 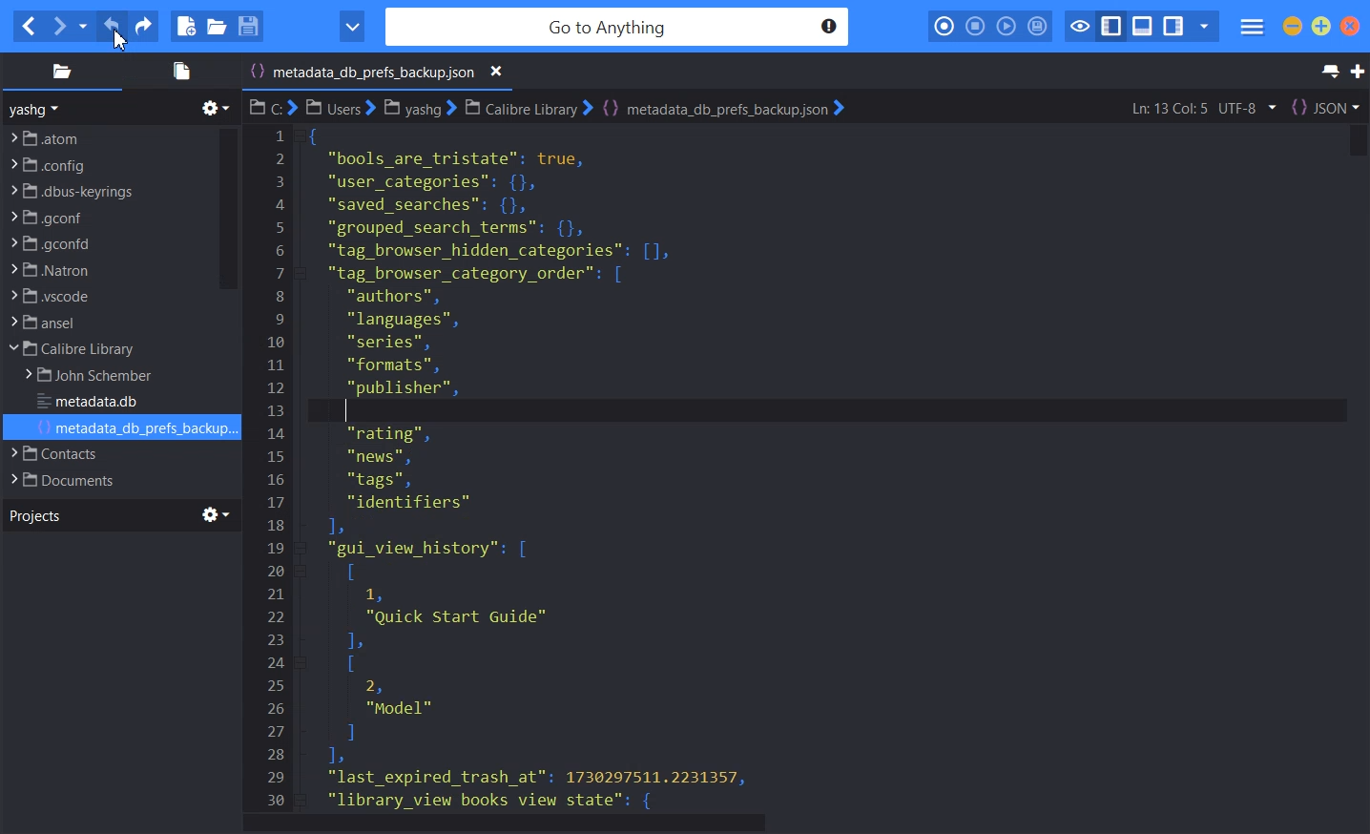 What do you see at coordinates (1328, 72) in the screenshot?
I see `List all tabs` at bounding box center [1328, 72].